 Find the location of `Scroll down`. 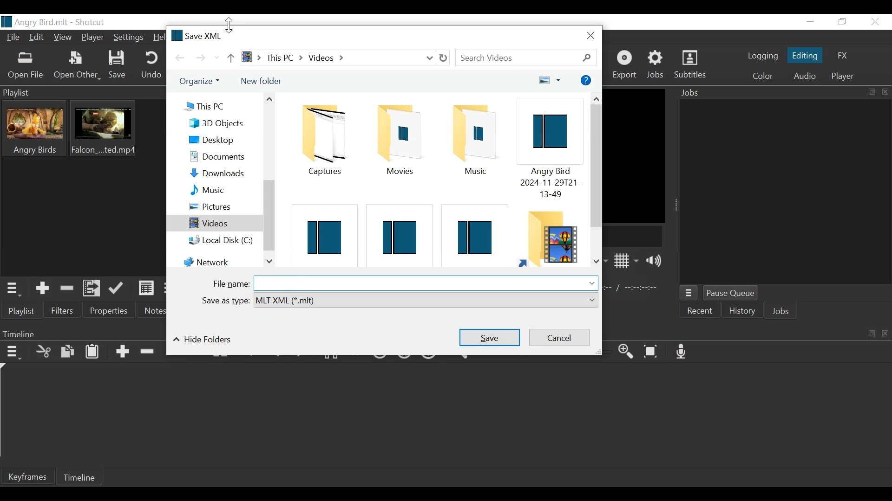

Scroll down is located at coordinates (269, 262).